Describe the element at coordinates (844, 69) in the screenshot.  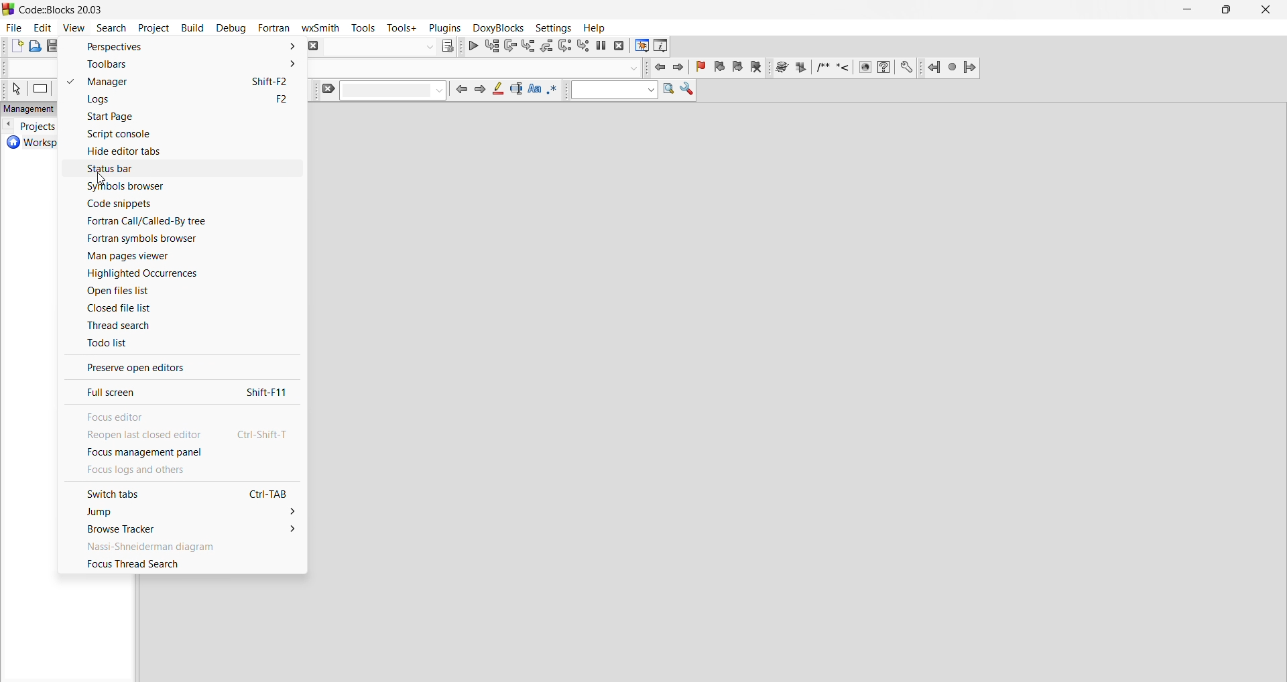
I see `Insert line` at that location.